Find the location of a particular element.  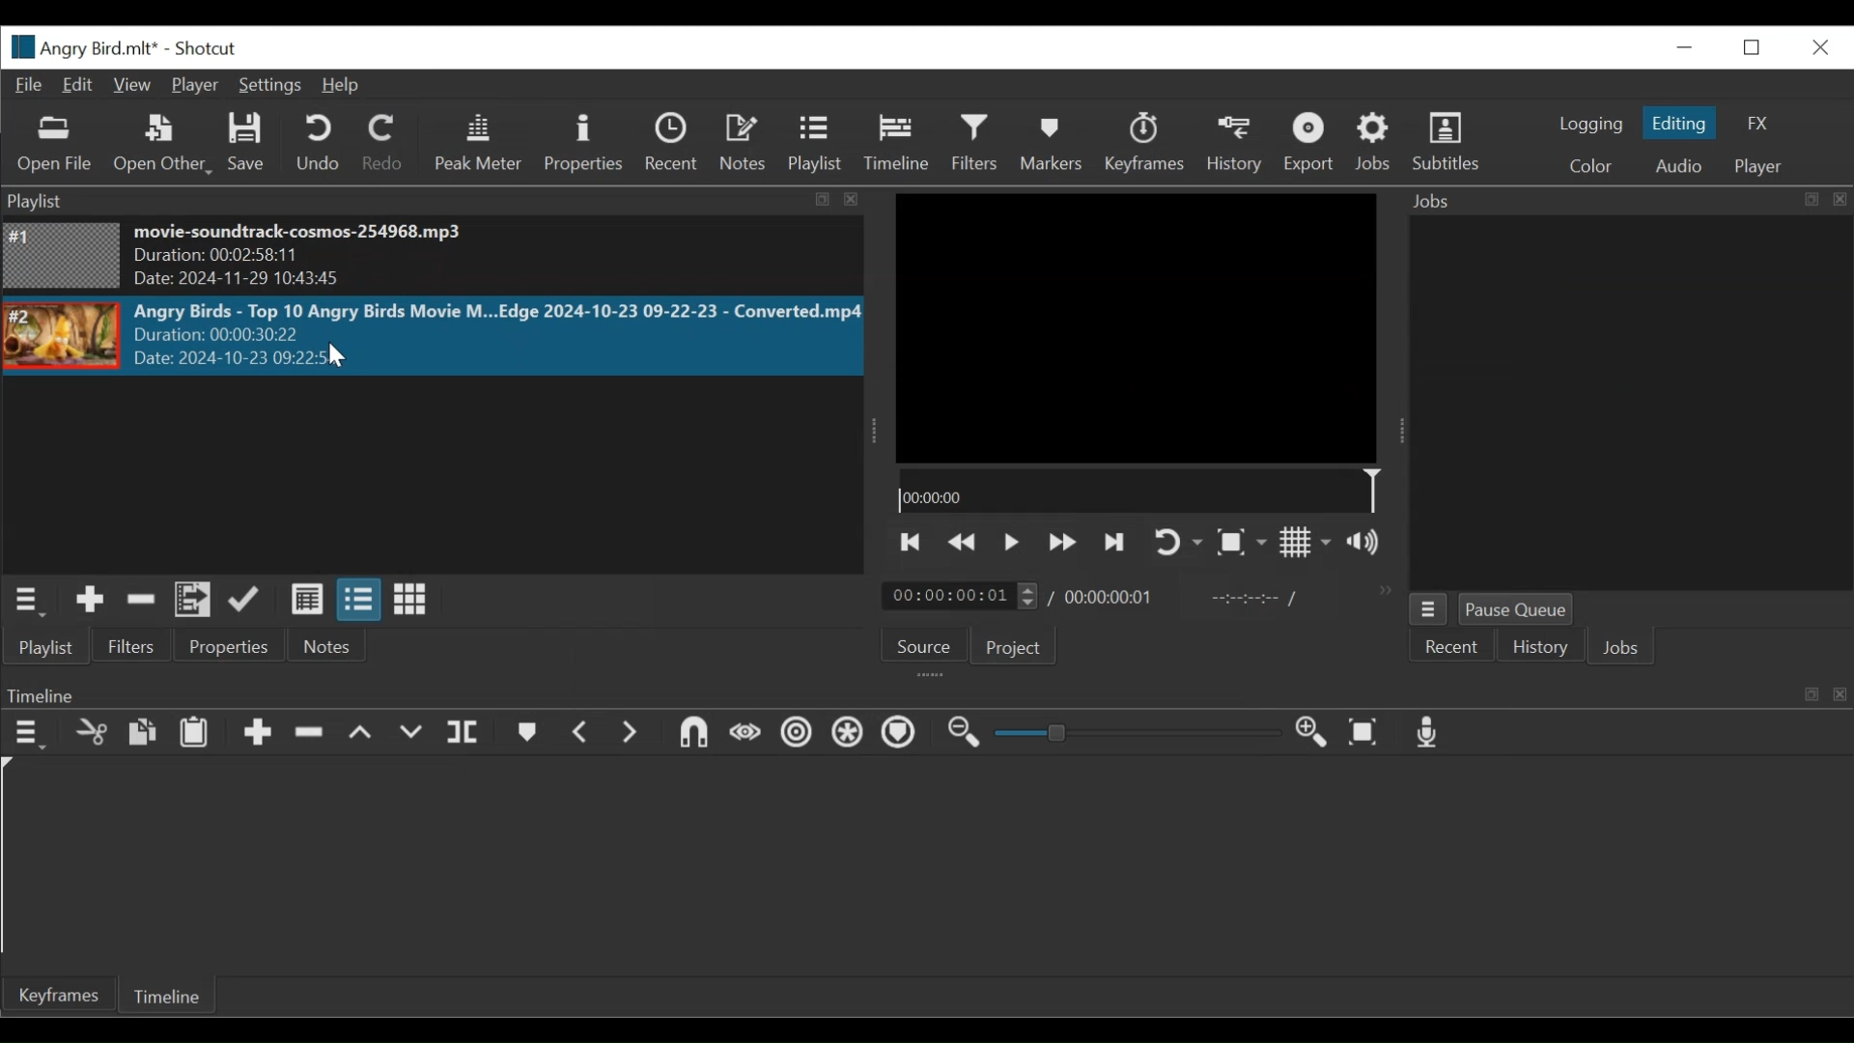

Record audio is located at coordinates (1429, 733).